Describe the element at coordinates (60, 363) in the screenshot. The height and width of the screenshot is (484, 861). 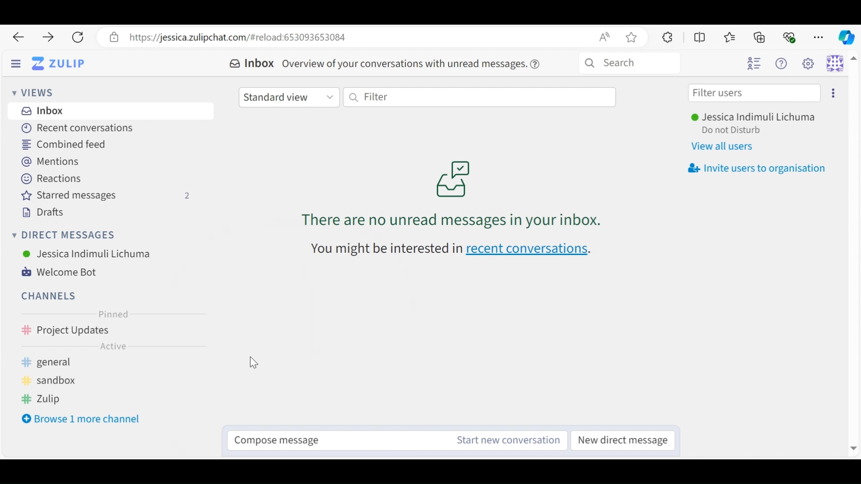
I see `general` at that location.